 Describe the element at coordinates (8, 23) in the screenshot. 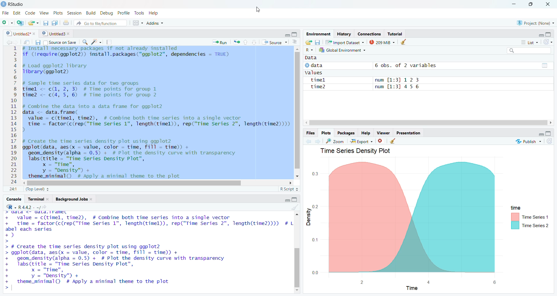

I see `New file` at that location.